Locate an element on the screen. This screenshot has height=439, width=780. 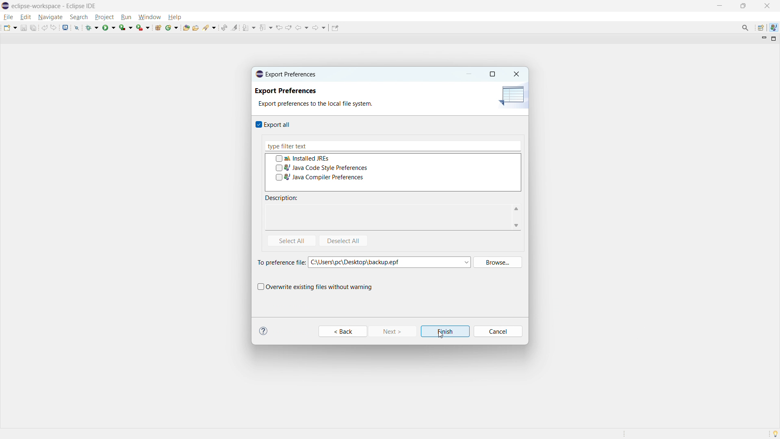
new java package is located at coordinates (158, 27).